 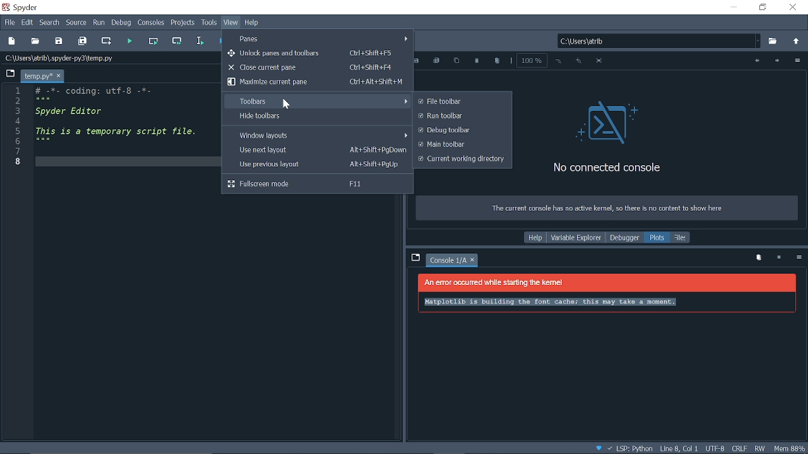 I want to click on Run current cell and go to next , so click(x=179, y=41).